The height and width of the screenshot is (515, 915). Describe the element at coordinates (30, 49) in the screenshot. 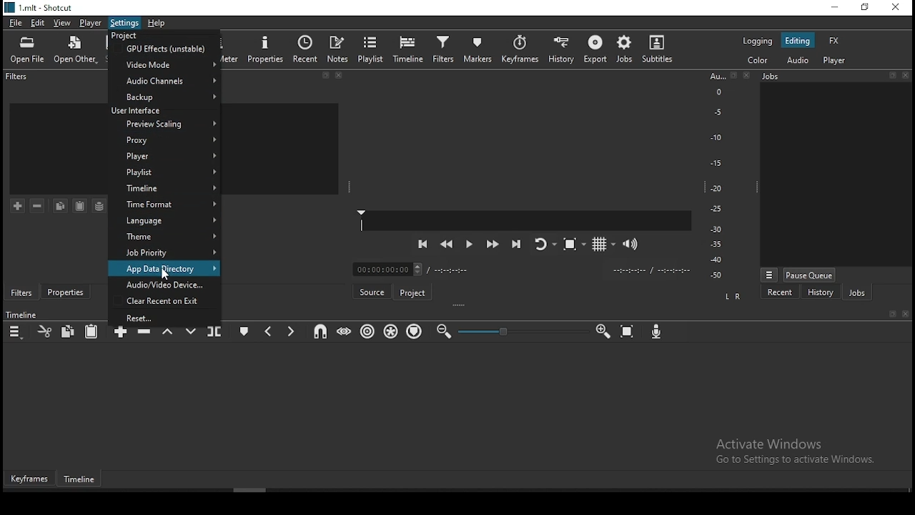

I see `open file` at that location.